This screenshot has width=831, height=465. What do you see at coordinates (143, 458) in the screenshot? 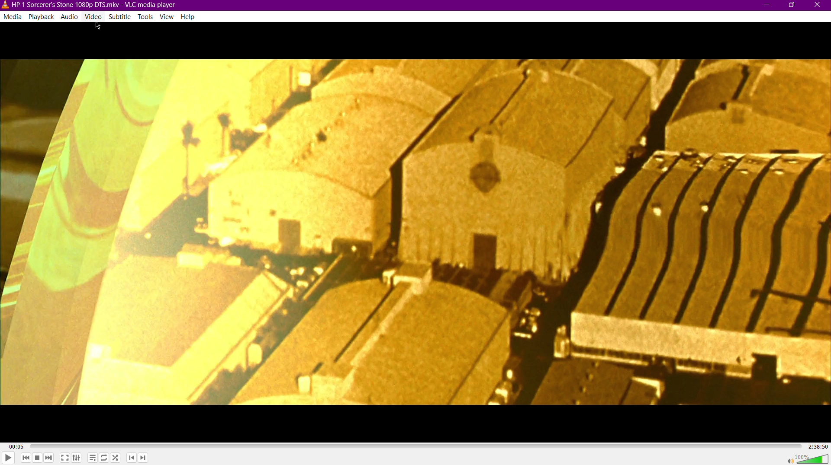
I see `Next Chapter` at bounding box center [143, 458].